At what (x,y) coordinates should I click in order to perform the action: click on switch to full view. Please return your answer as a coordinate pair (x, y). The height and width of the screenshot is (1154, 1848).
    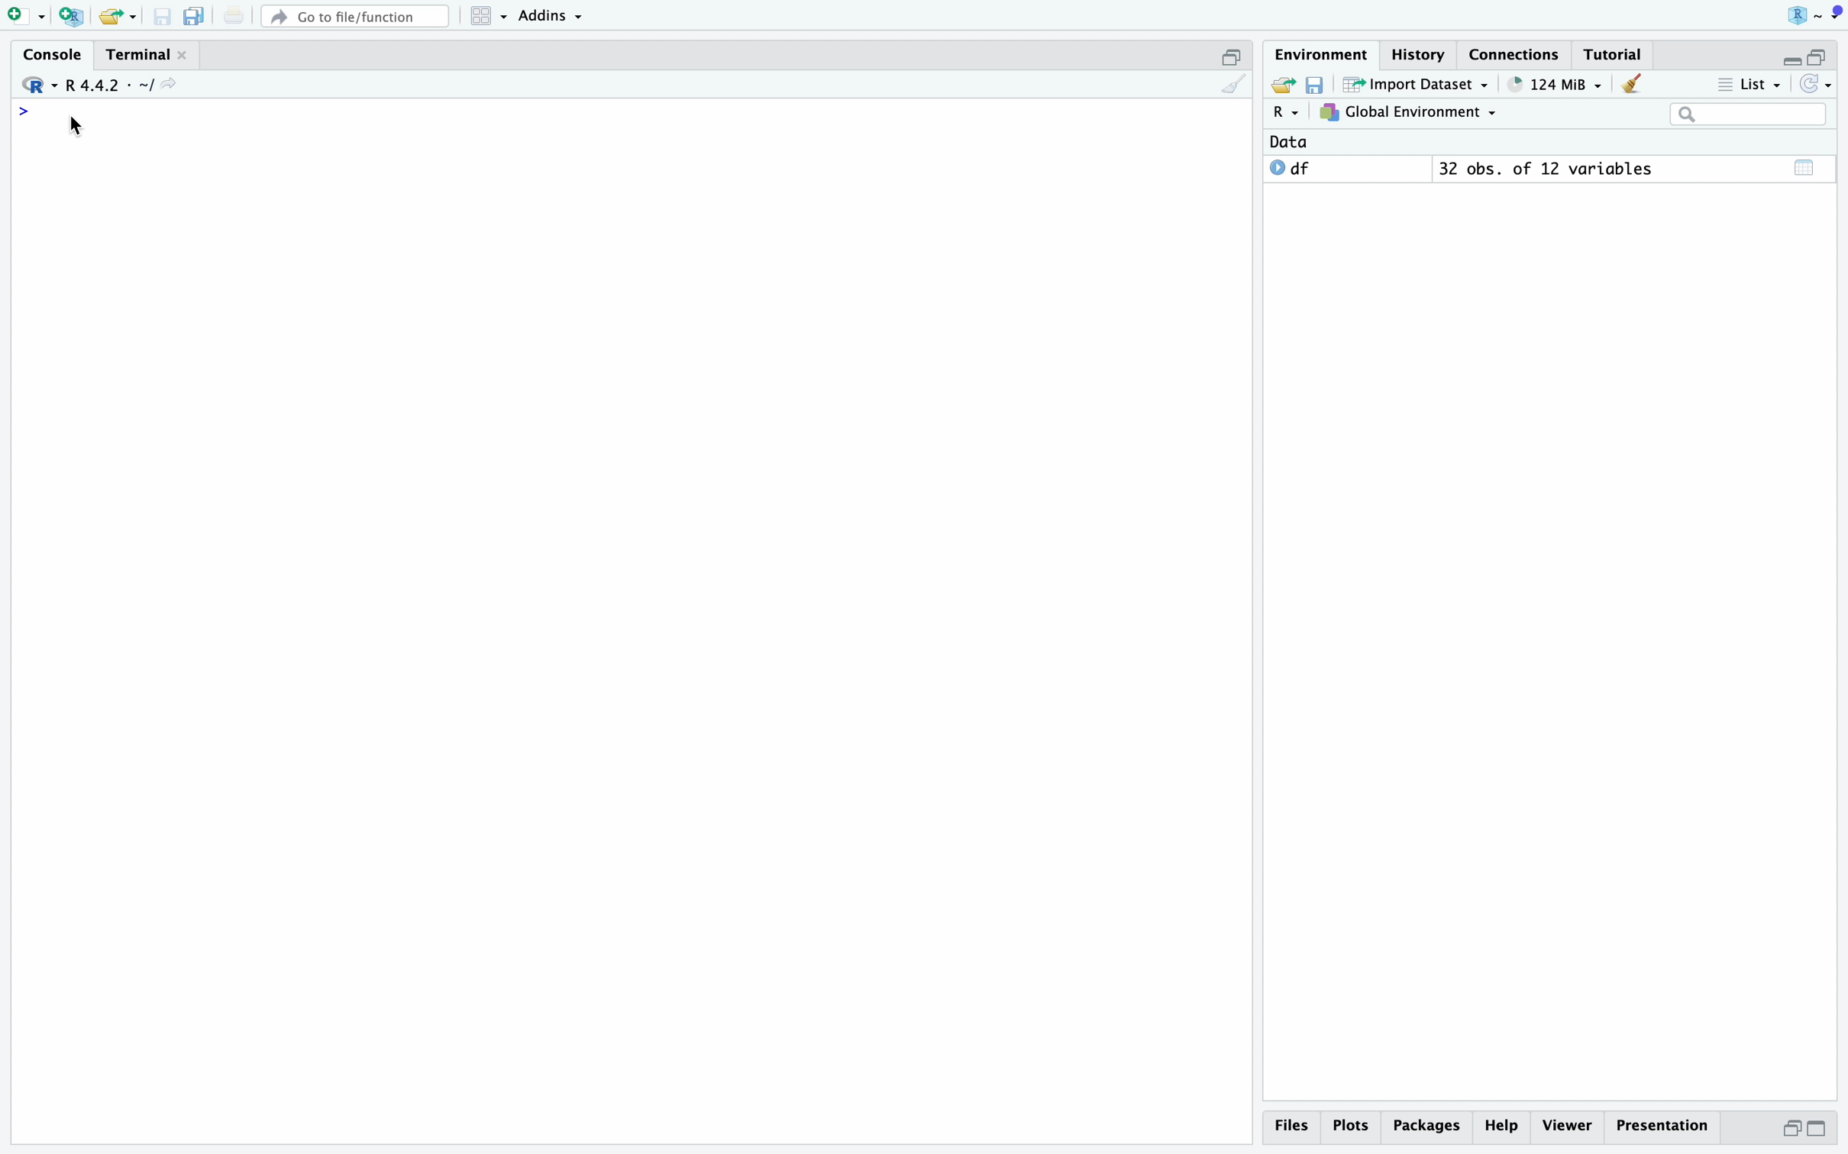
    Looking at the image, I should click on (1818, 1130).